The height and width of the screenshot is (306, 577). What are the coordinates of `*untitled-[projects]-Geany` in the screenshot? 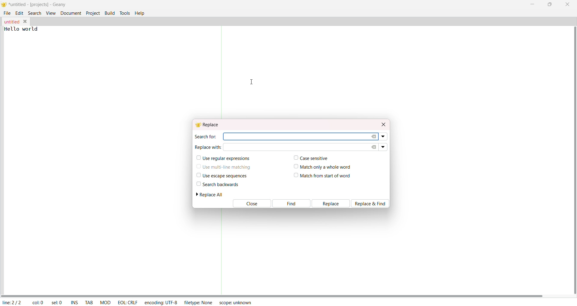 It's located at (39, 4).